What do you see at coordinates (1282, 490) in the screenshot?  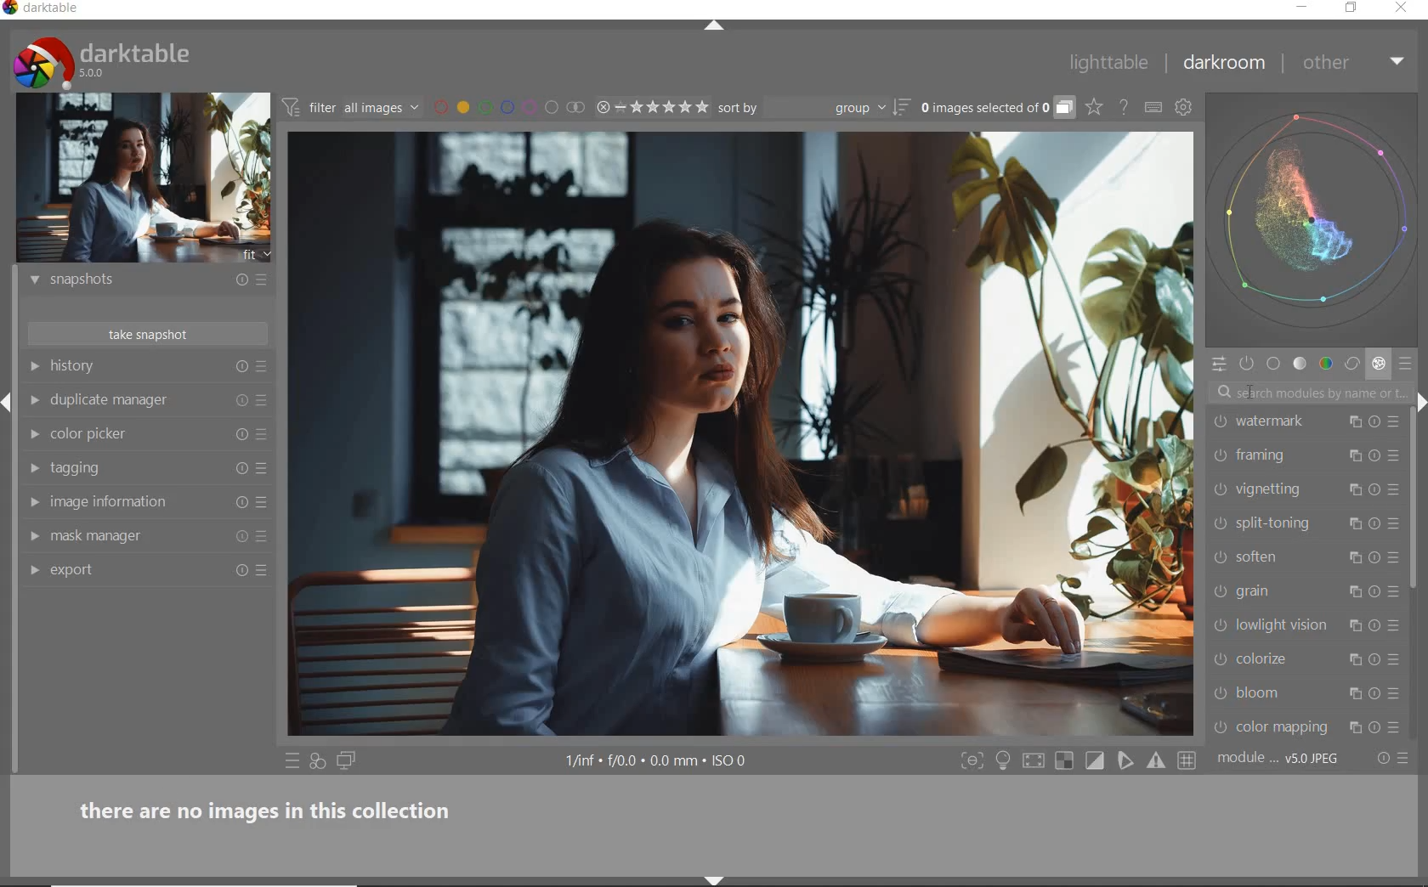 I see `vignetting` at bounding box center [1282, 490].